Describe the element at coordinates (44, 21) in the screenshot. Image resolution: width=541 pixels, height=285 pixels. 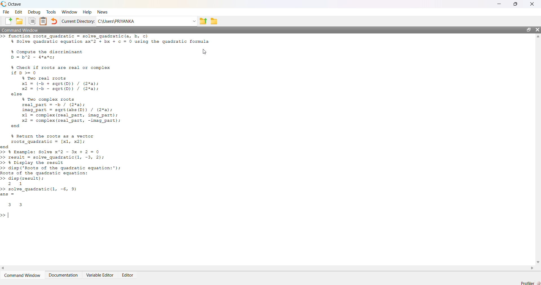
I see `Paste` at that location.